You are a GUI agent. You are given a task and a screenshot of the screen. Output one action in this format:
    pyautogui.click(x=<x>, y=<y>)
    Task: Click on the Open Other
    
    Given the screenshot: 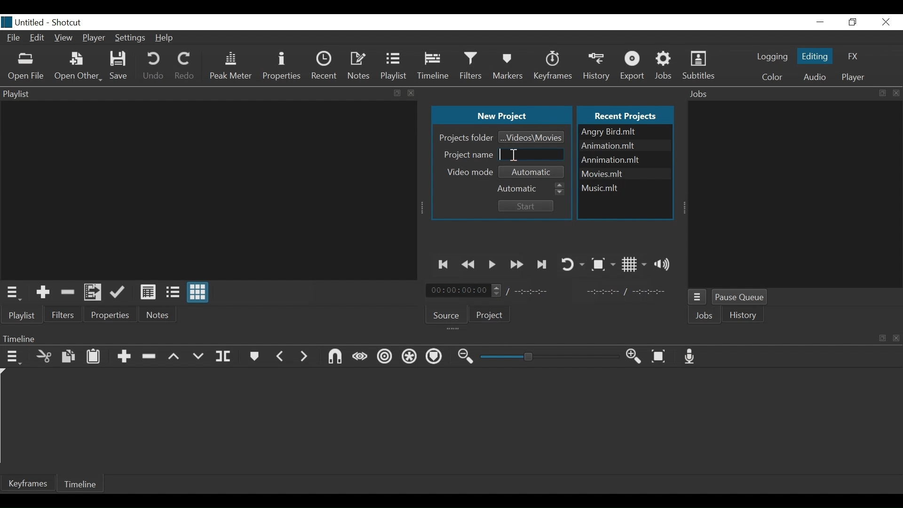 What is the action you would take?
    pyautogui.click(x=78, y=67)
    